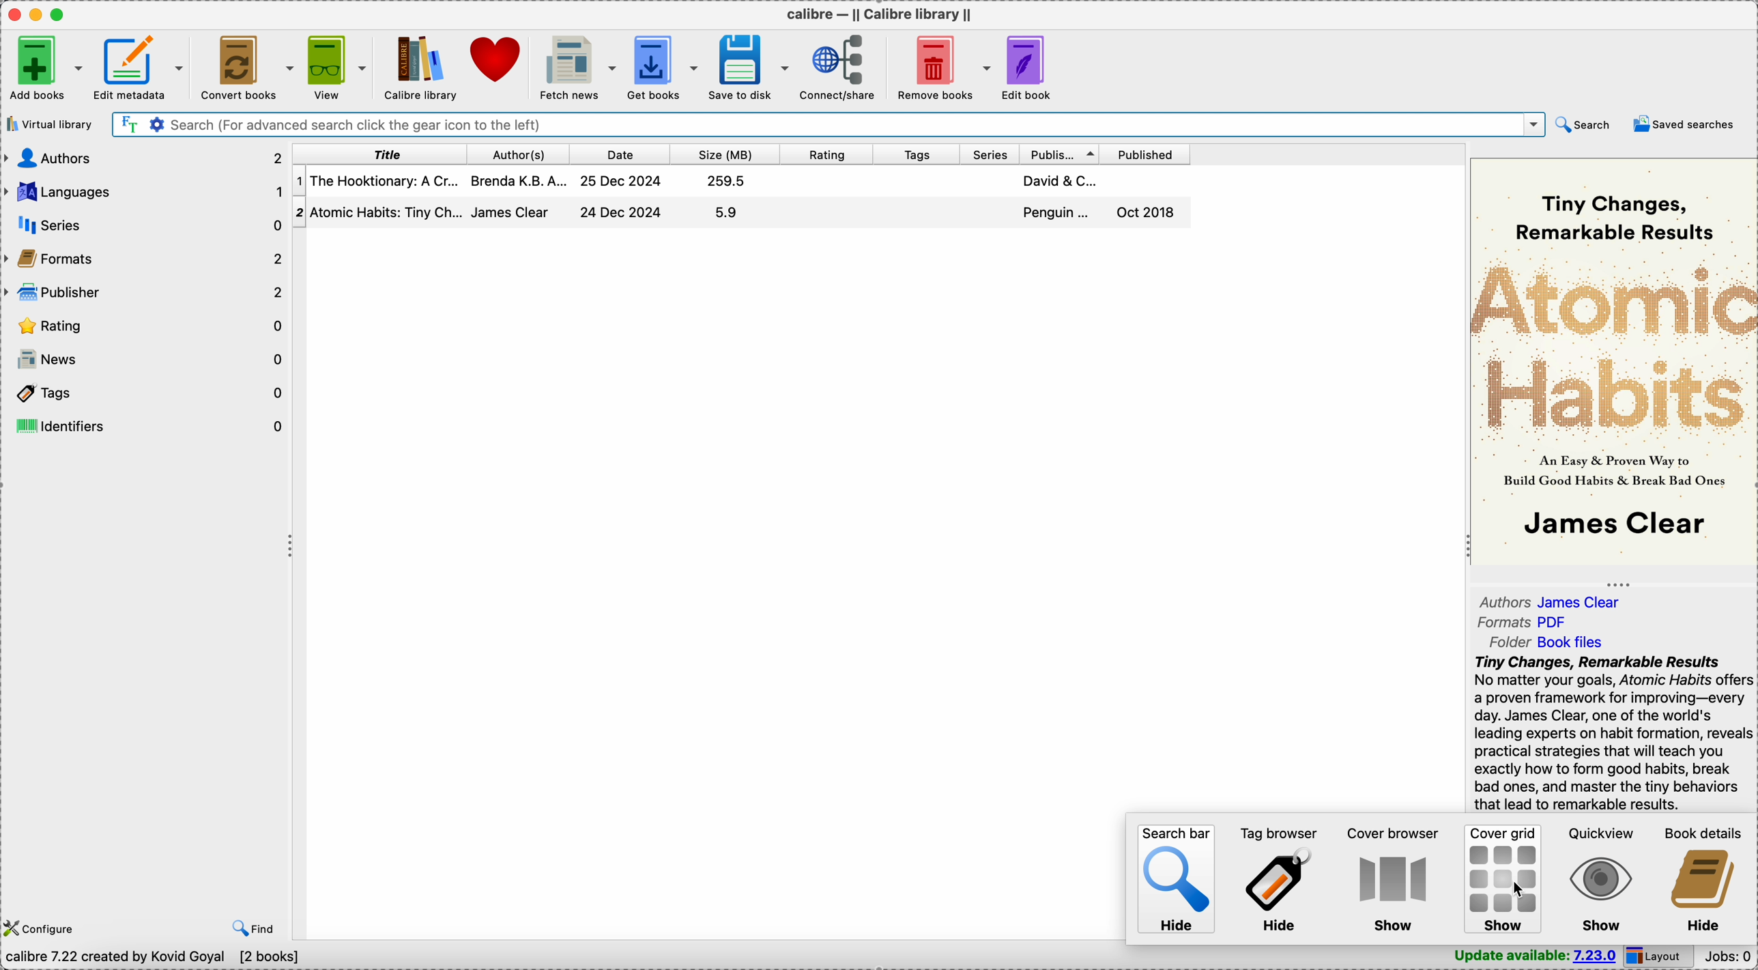 This screenshot has height=970, width=1758. What do you see at coordinates (1549, 601) in the screenshot?
I see `authors james clear` at bounding box center [1549, 601].